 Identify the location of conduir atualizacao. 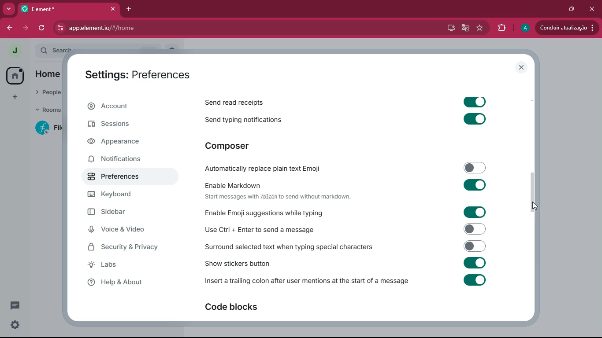
(566, 28).